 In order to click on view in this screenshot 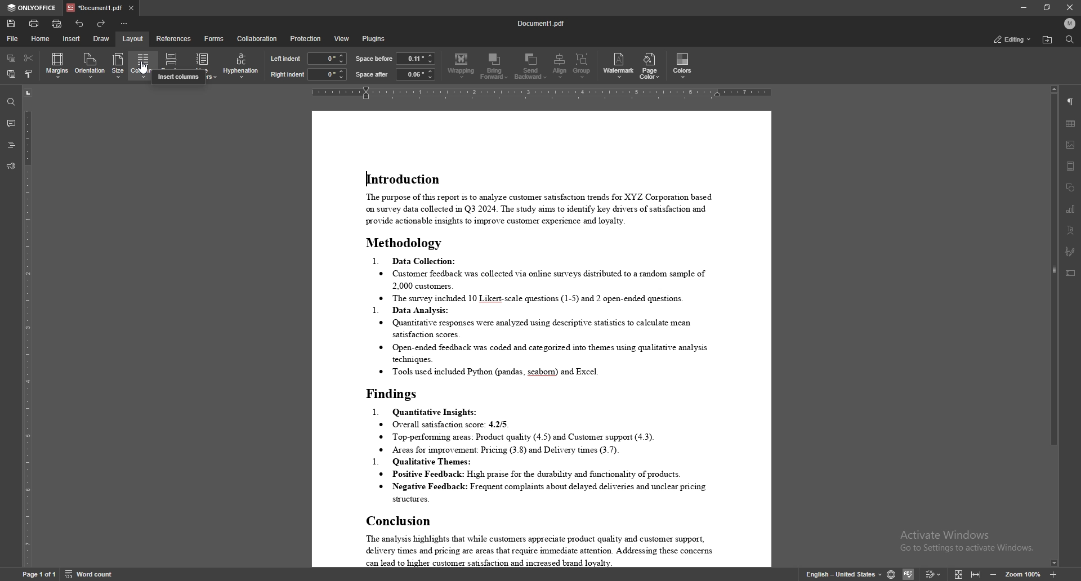, I will do `click(342, 39)`.